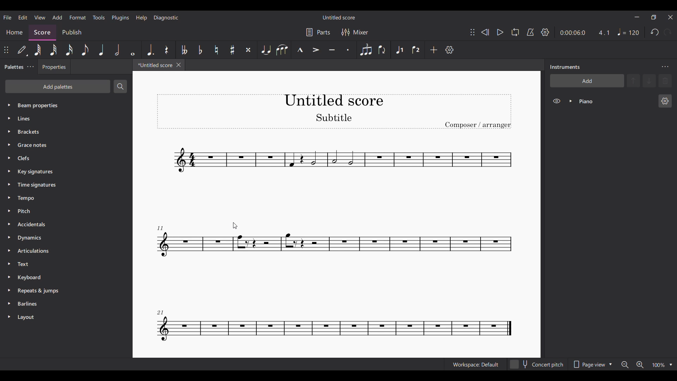  What do you see at coordinates (61, 305) in the screenshot?
I see `Barlines` at bounding box center [61, 305].